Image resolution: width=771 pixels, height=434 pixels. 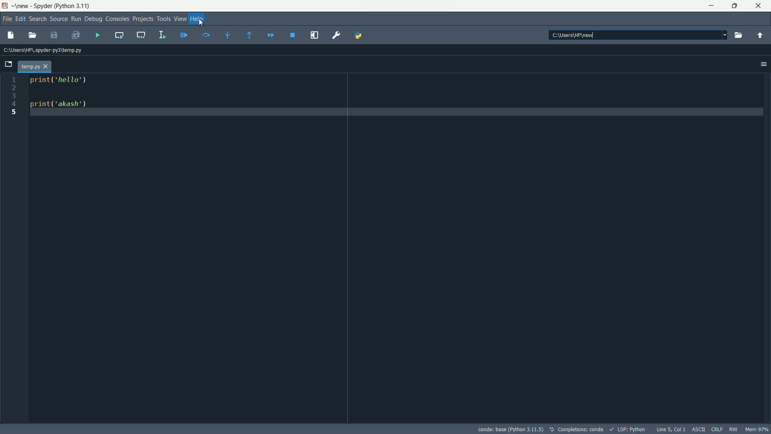 What do you see at coordinates (738, 35) in the screenshot?
I see `browse a working directory` at bounding box center [738, 35].